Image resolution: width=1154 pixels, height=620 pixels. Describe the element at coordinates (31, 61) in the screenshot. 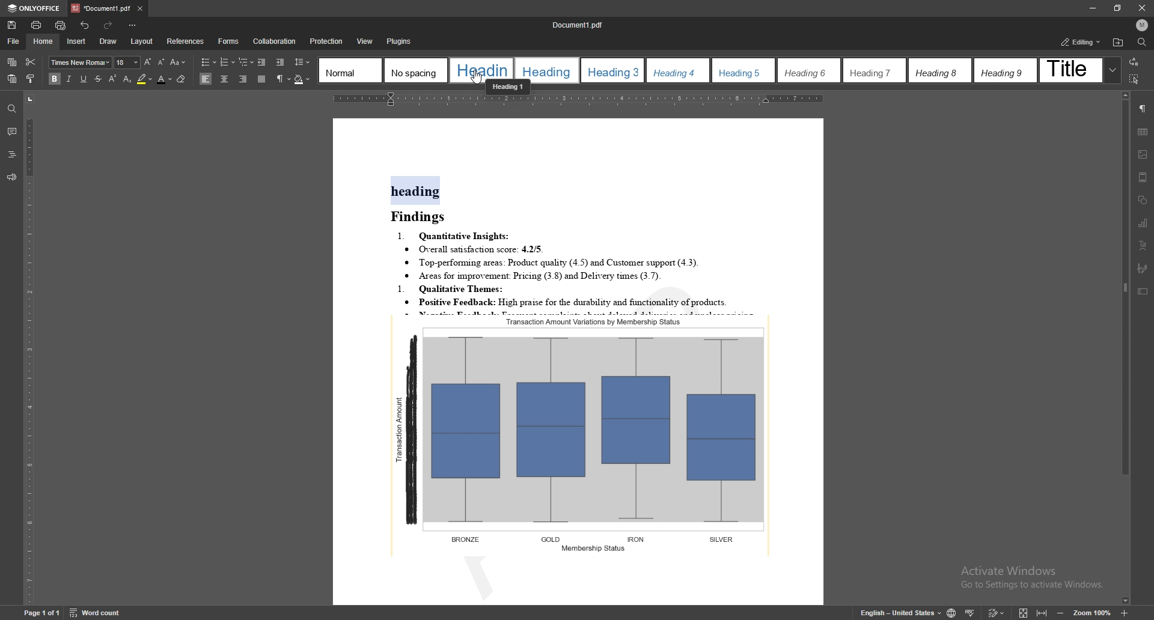

I see `cut` at that location.